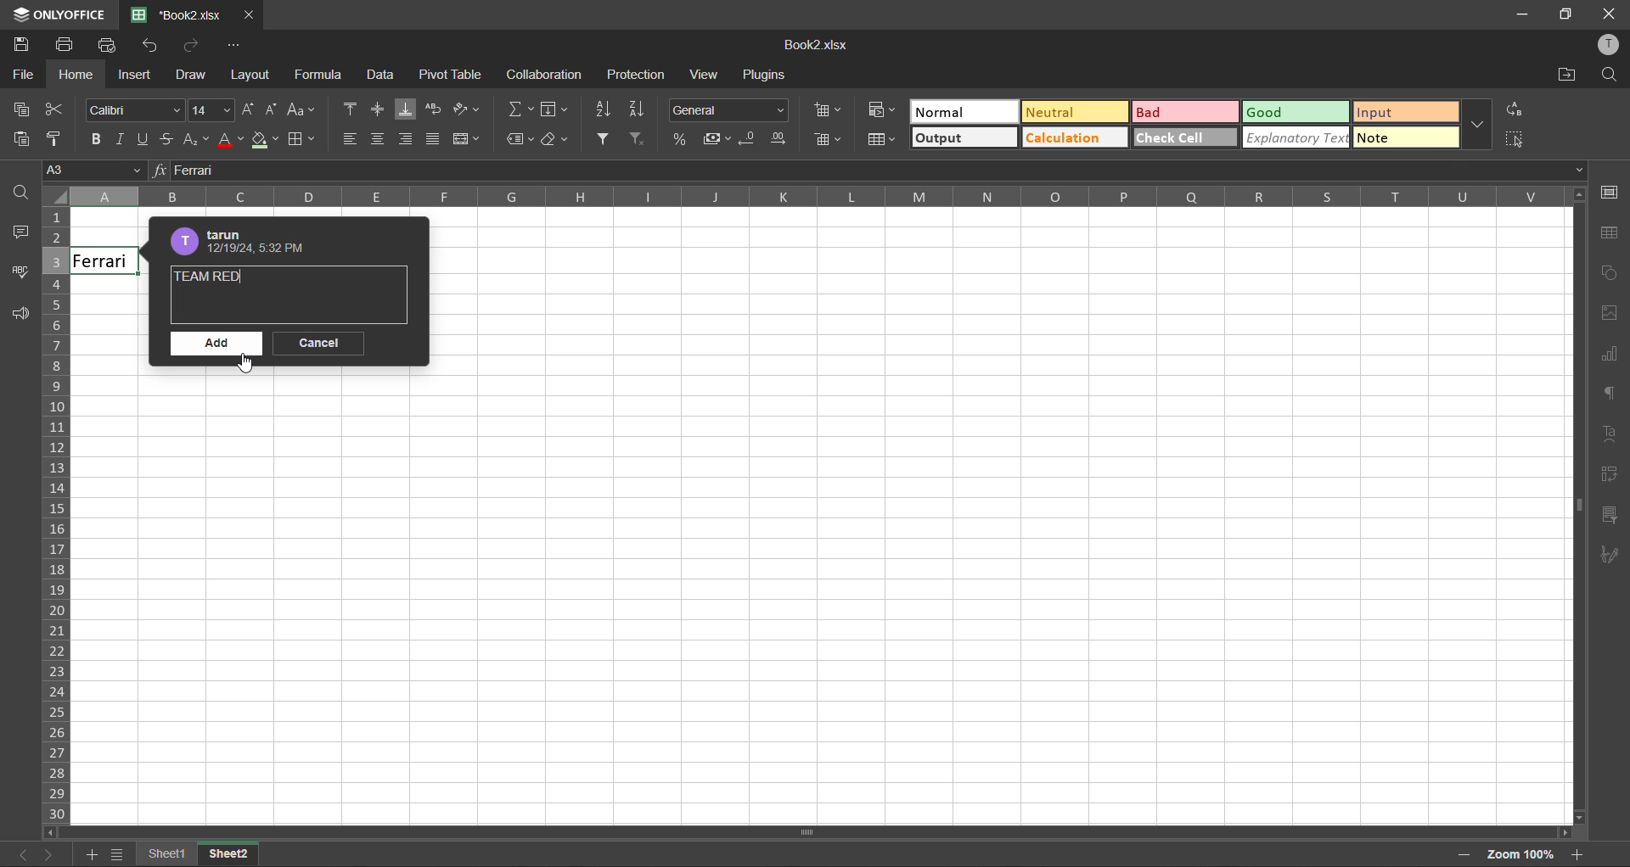 The width and height of the screenshot is (1630, 867). I want to click on bad, so click(1184, 112).